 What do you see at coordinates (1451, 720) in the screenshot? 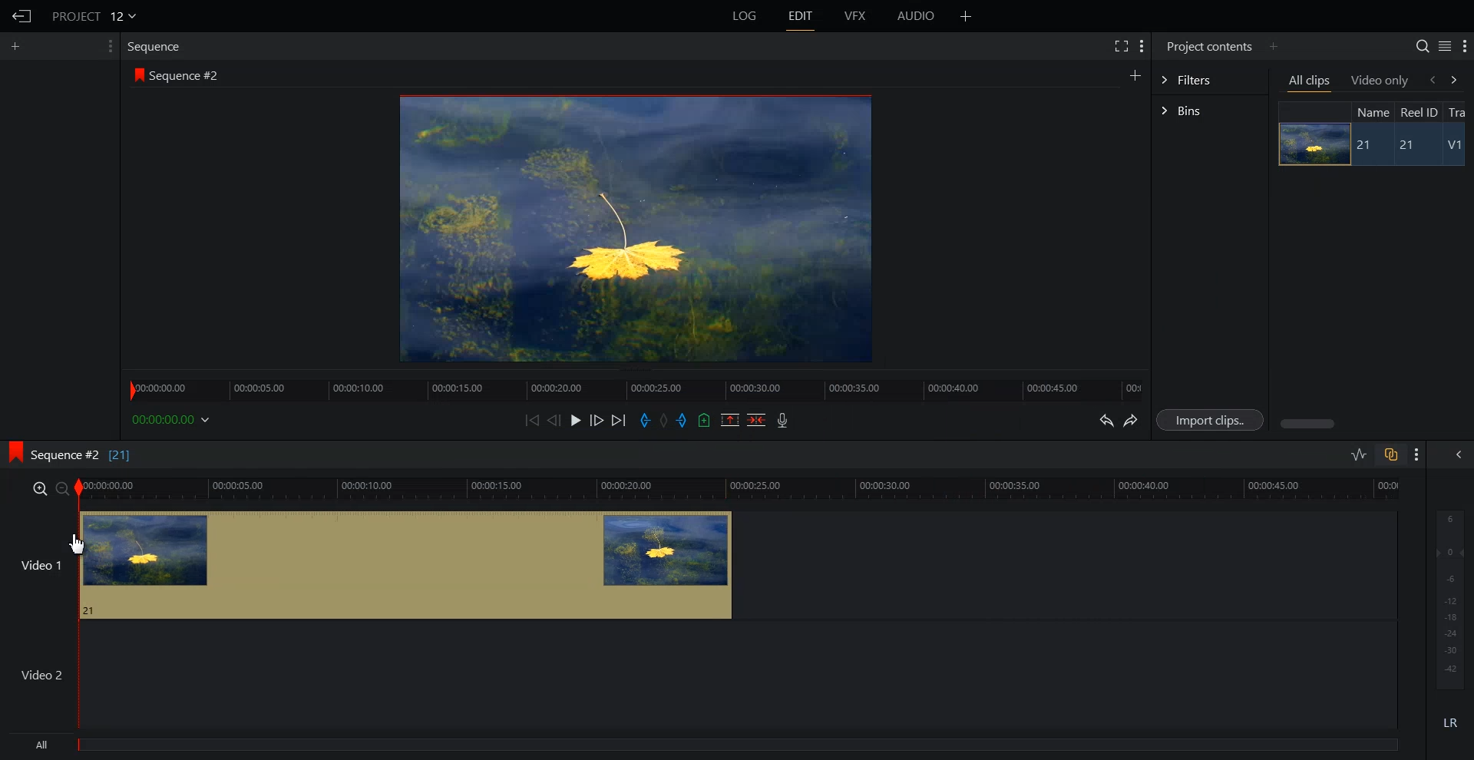
I see `LR` at bounding box center [1451, 720].